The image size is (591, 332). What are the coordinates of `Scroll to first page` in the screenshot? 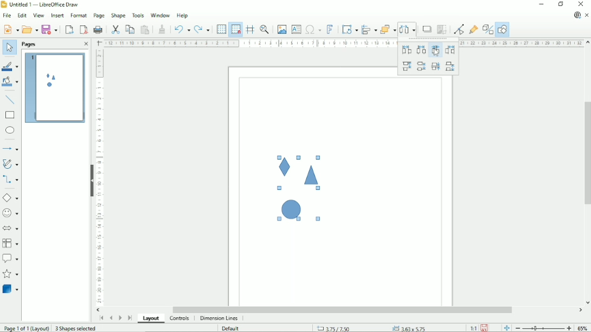 It's located at (101, 318).